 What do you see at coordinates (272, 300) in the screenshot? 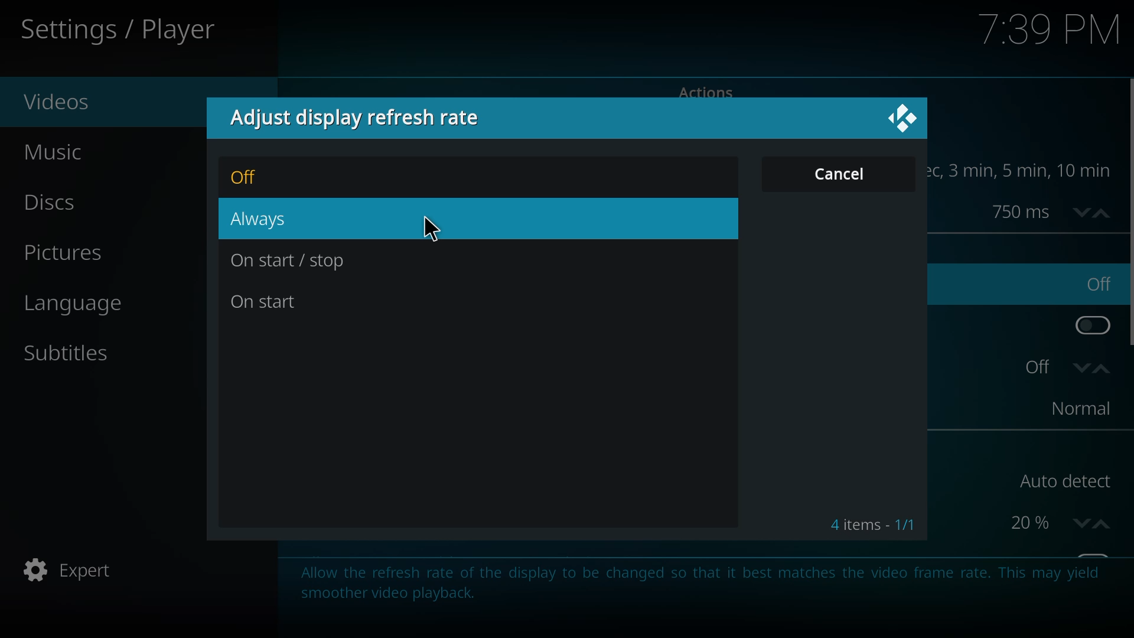
I see `on start` at bounding box center [272, 300].